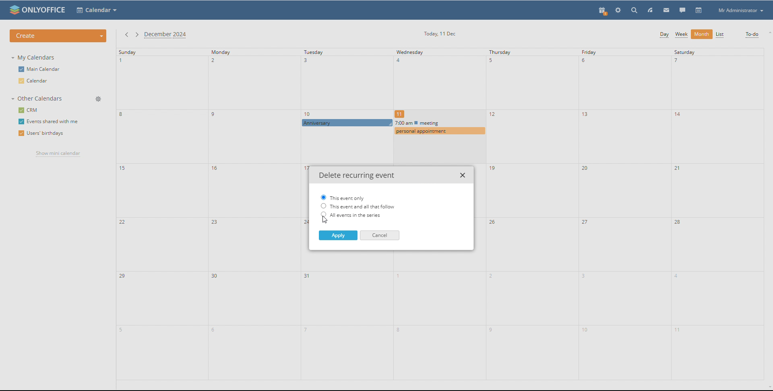 This screenshot has width=773, height=391. What do you see at coordinates (358, 206) in the screenshot?
I see `this event and all that follow` at bounding box center [358, 206].